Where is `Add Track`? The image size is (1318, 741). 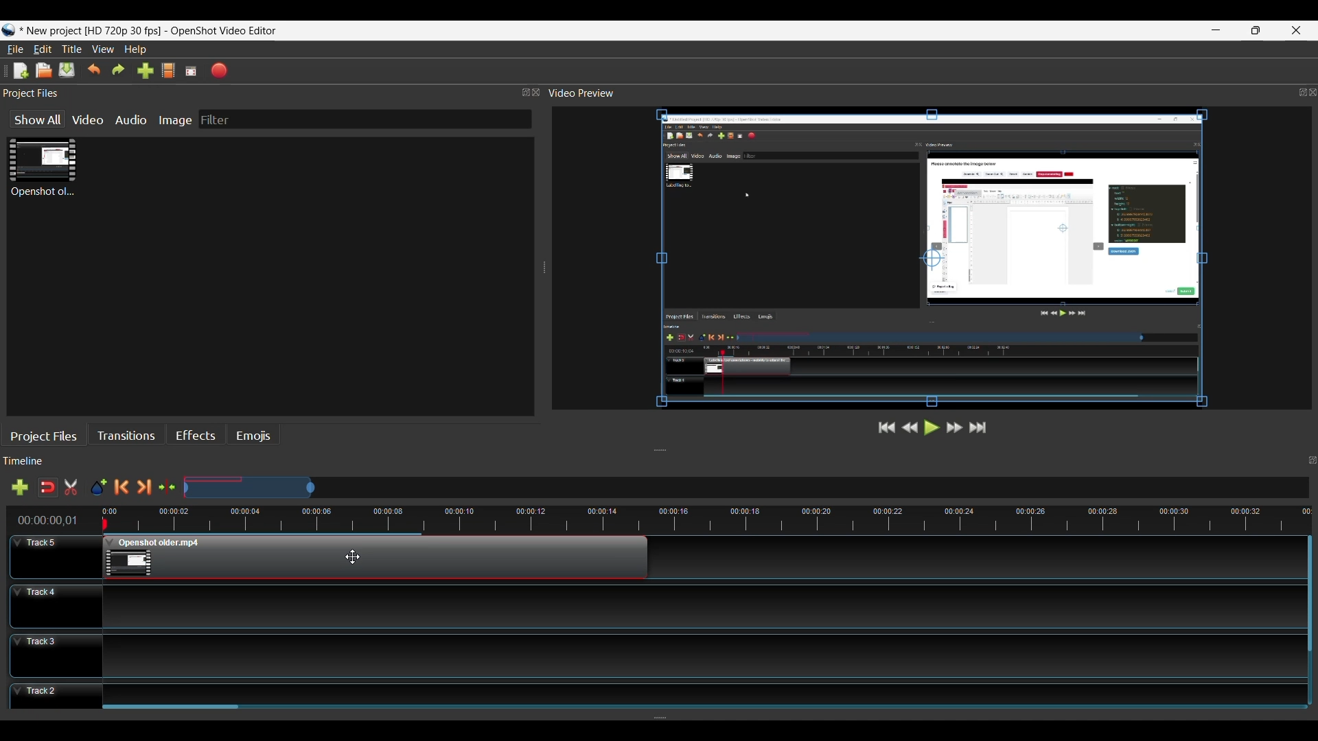
Add Track is located at coordinates (20, 487).